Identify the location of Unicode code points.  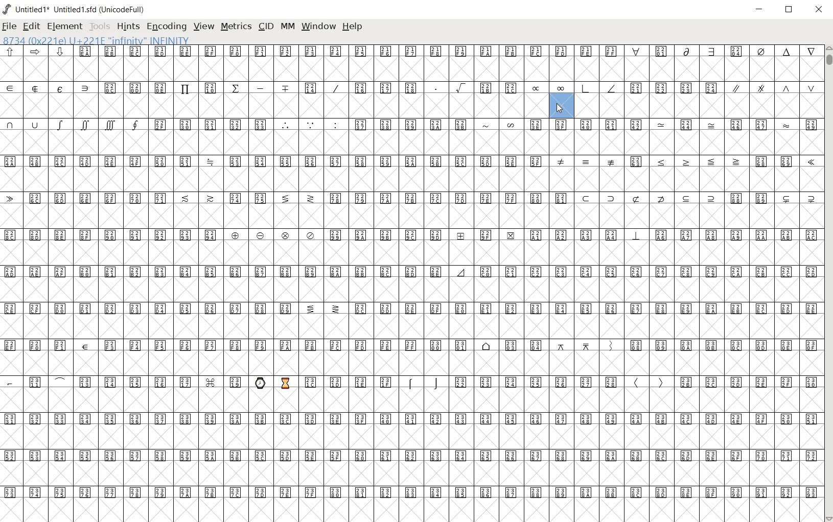
(411, 419).